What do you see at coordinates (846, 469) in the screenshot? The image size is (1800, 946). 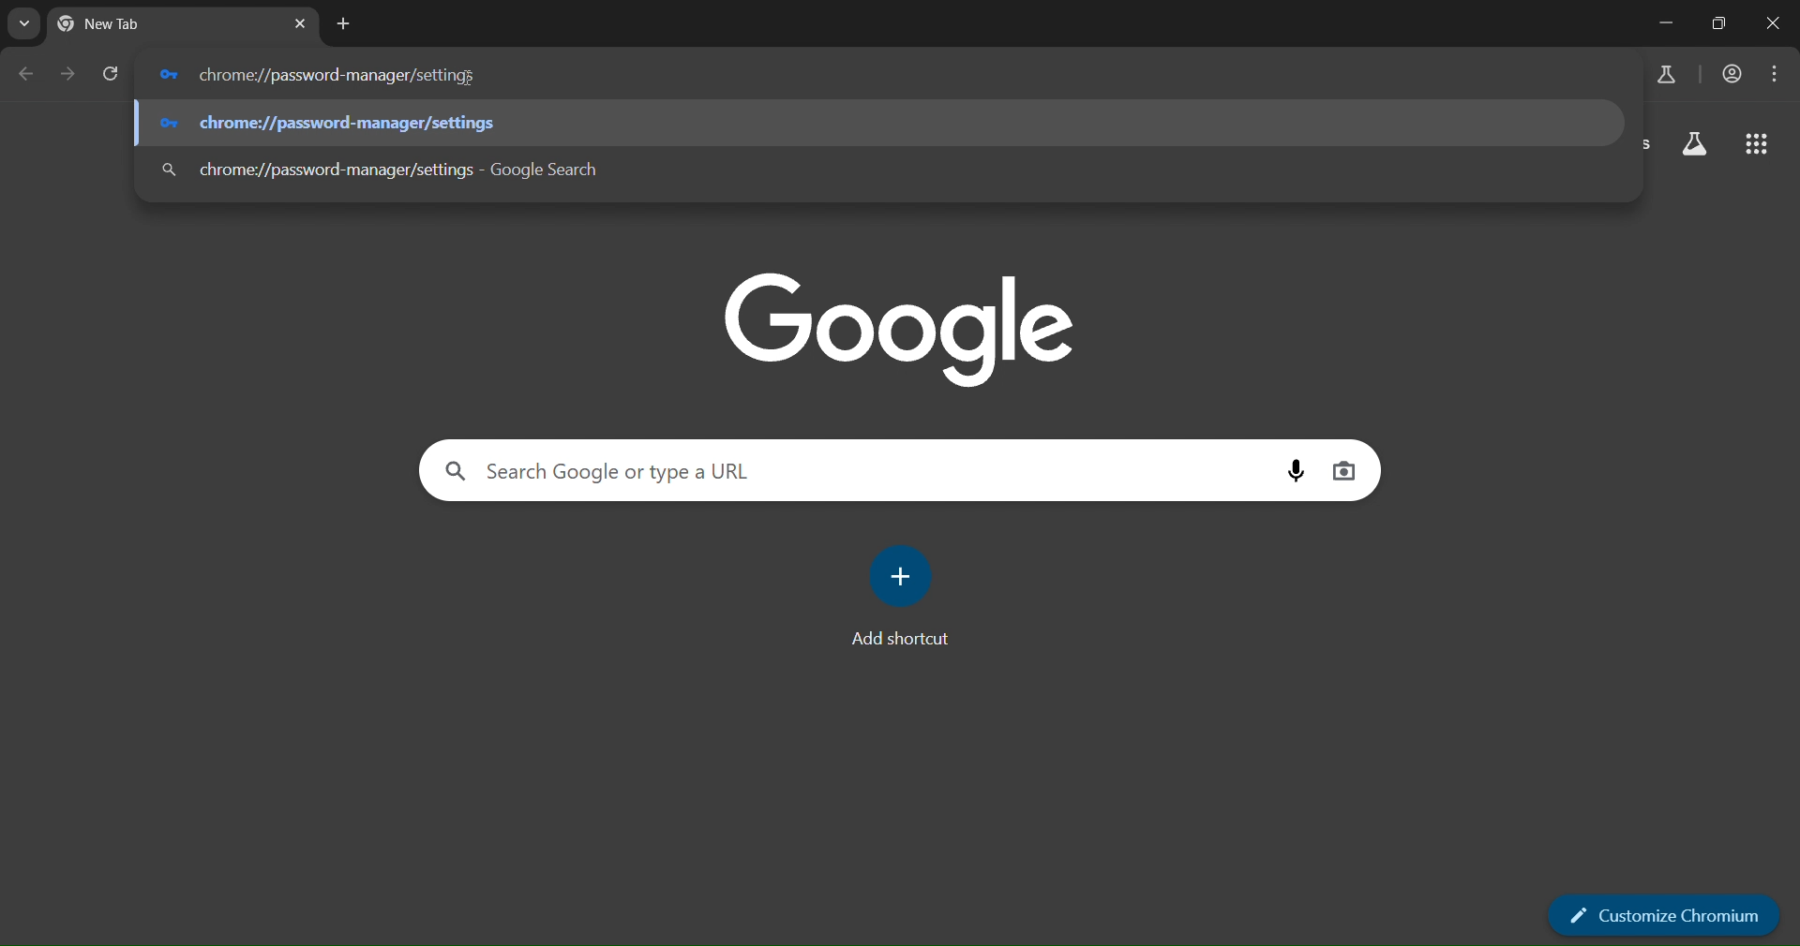 I see `Search Google or type a URL` at bounding box center [846, 469].